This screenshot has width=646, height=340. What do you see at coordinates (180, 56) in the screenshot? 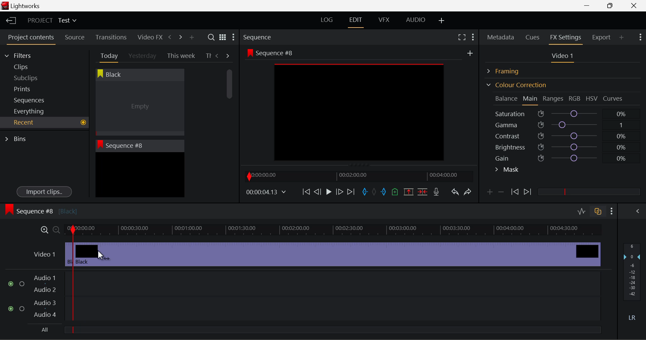
I see `This week Tab` at bounding box center [180, 56].